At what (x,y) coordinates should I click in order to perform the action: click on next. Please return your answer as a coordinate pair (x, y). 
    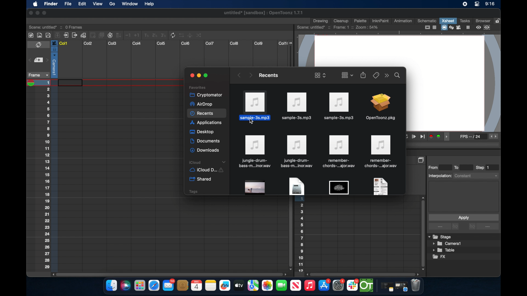
    Looking at the image, I should click on (250, 75).